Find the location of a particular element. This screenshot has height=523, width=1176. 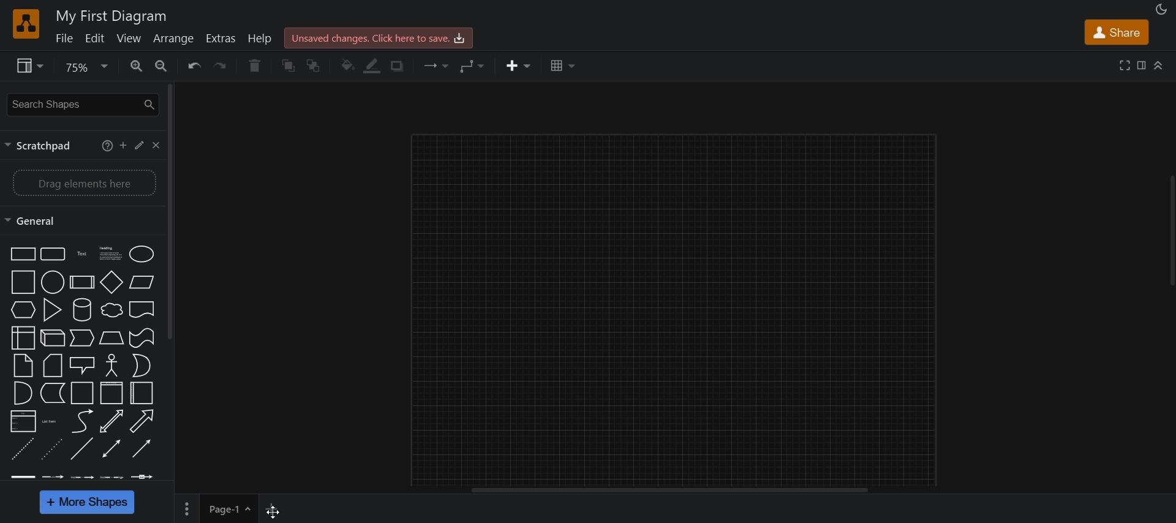

to front is located at coordinates (285, 66).